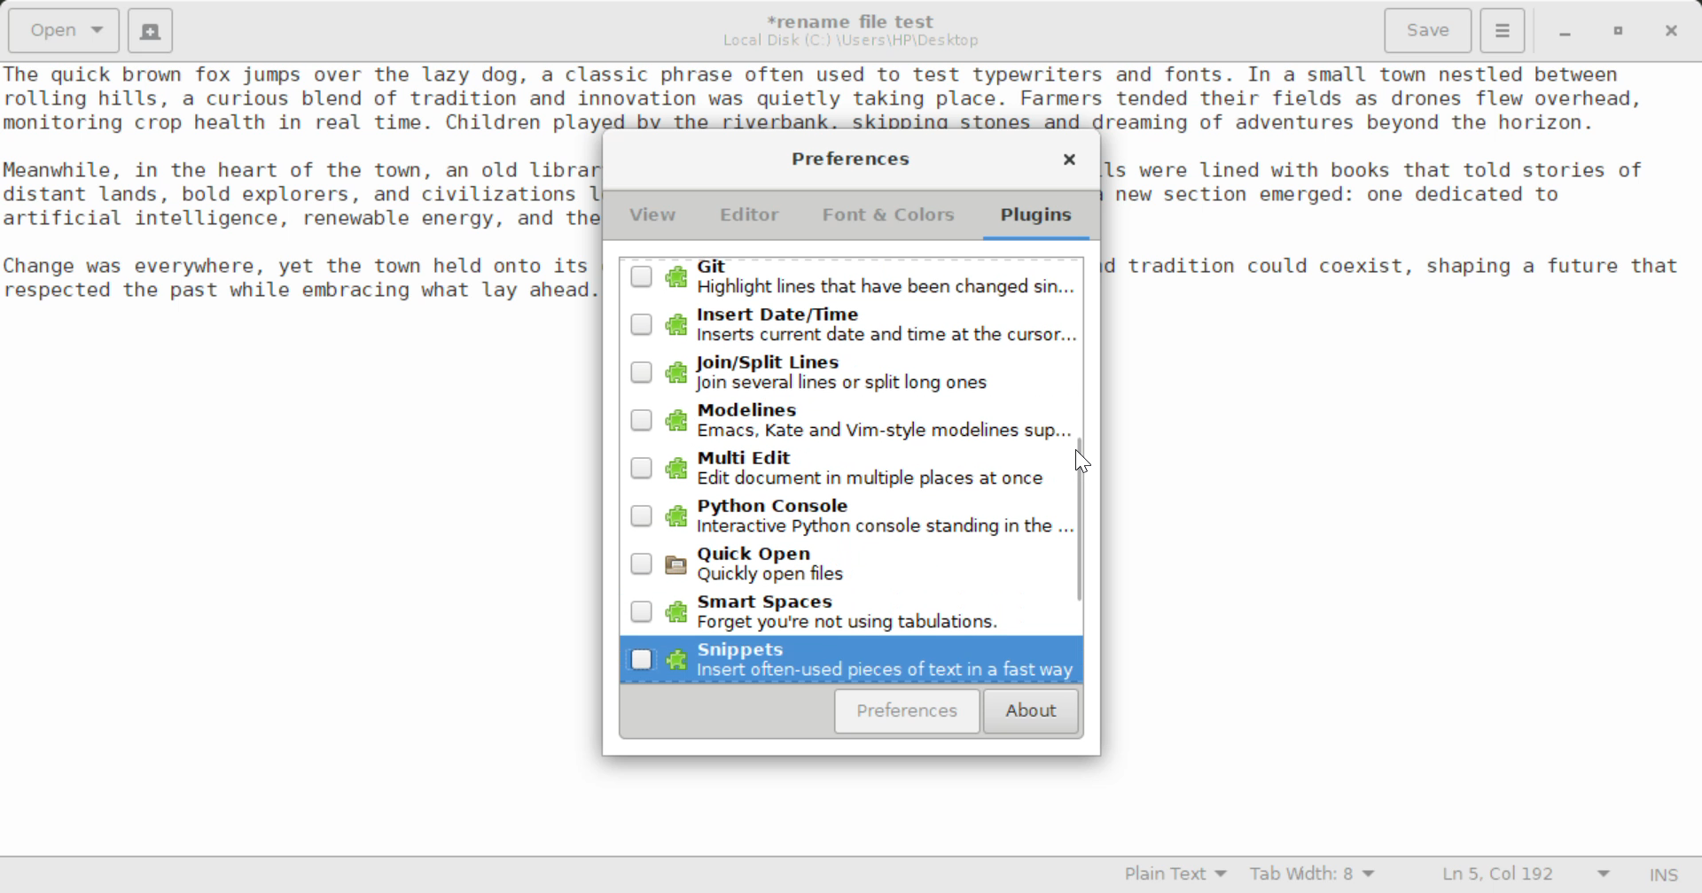  I want to click on Save, so click(1430, 31).